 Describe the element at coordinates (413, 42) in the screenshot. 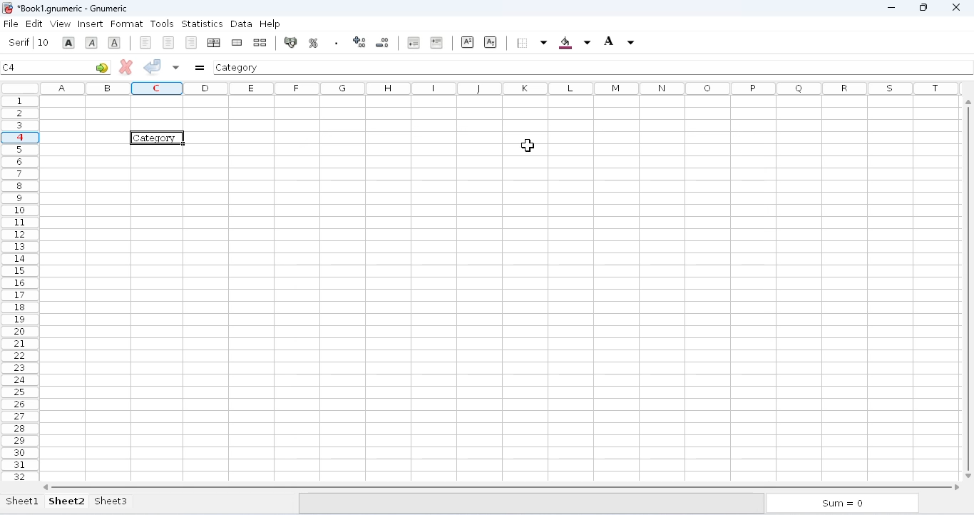

I see `decrease the number of decimals displayed` at that location.